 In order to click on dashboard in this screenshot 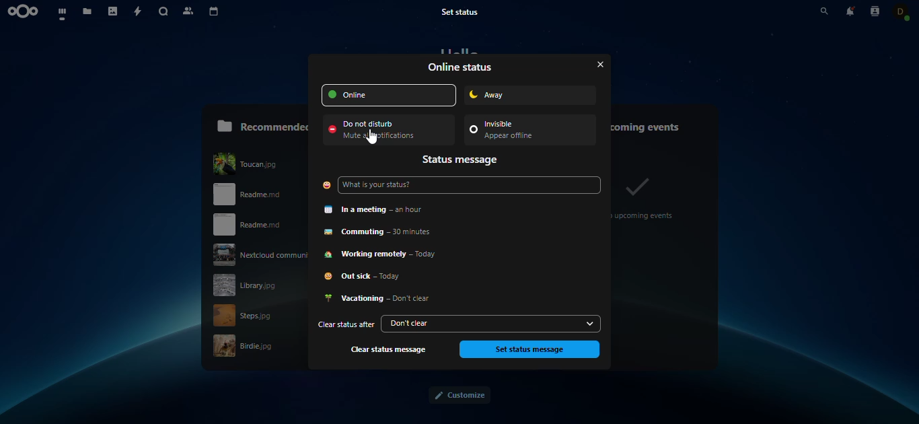, I will do `click(63, 13)`.